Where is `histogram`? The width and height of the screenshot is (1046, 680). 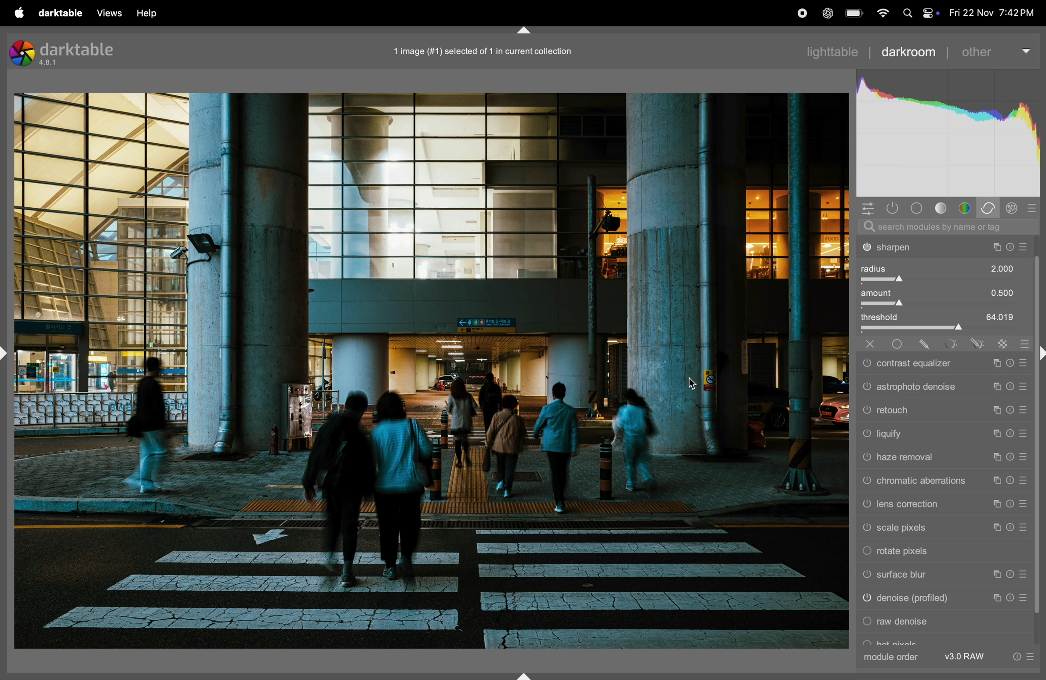
histogram is located at coordinates (949, 130).